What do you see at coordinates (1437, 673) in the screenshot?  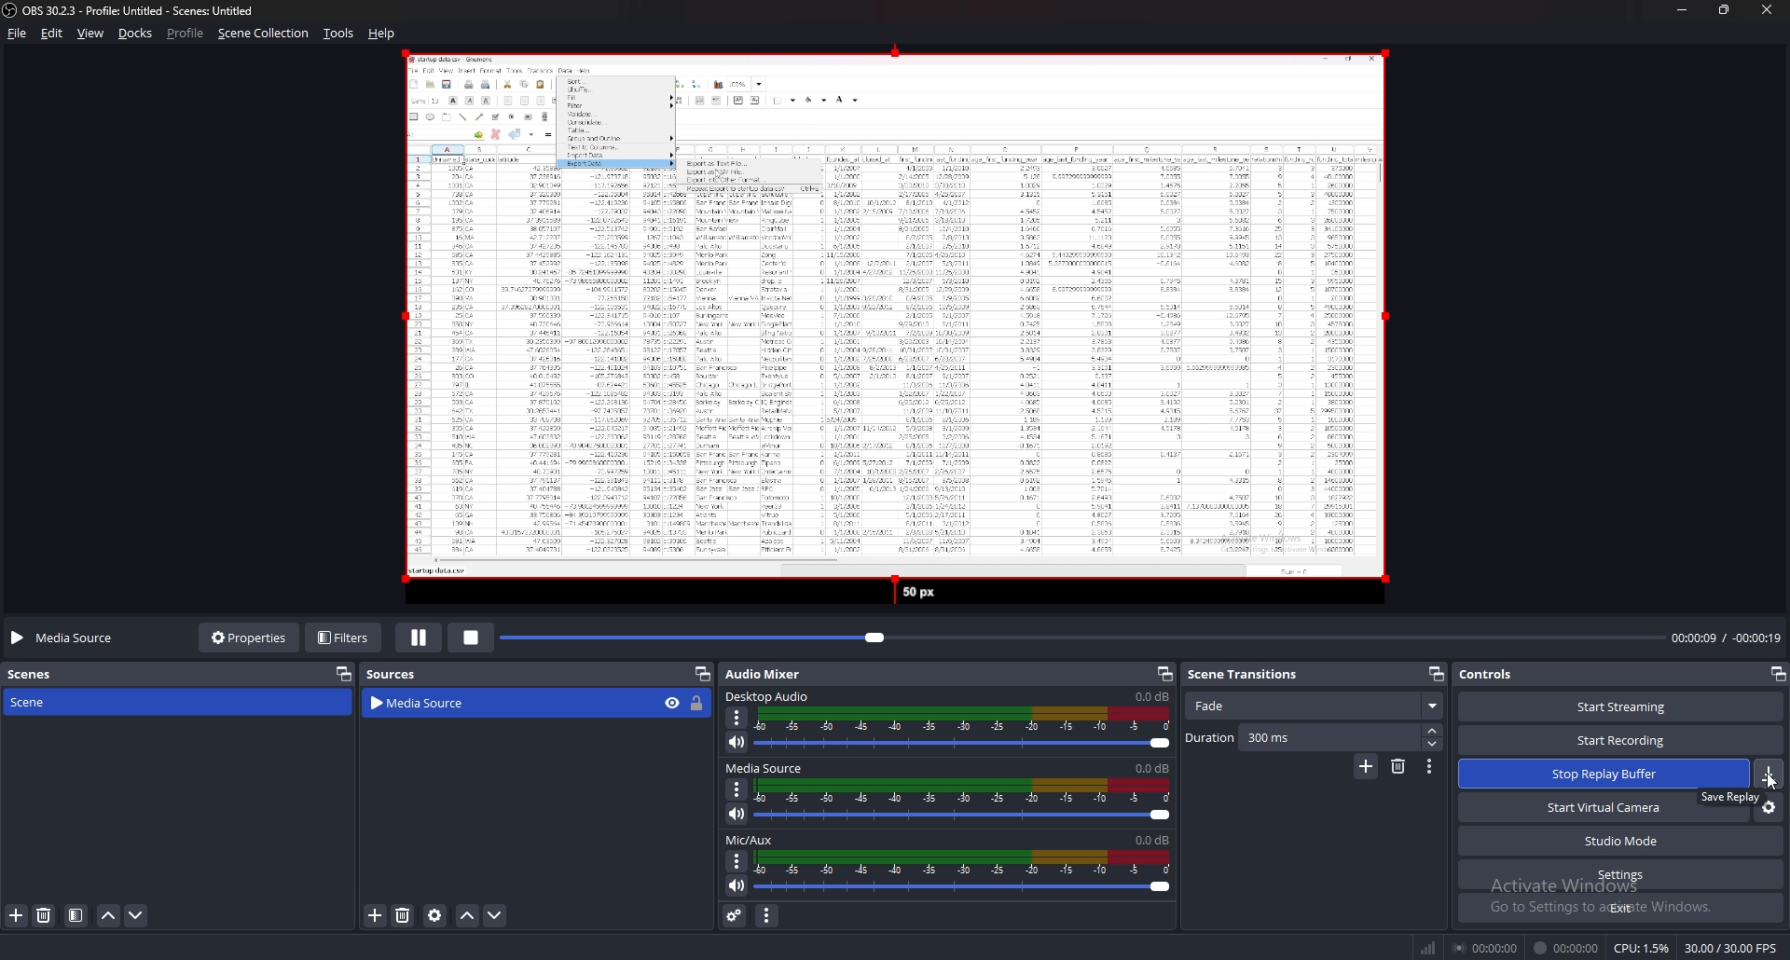 I see `pop out` at bounding box center [1437, 673].